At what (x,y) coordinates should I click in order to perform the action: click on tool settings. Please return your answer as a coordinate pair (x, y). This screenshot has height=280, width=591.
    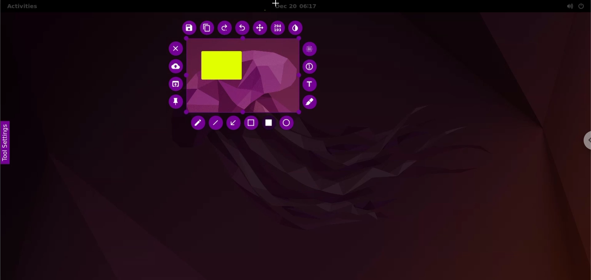
    Looking at the image, I should click on (7, 143).